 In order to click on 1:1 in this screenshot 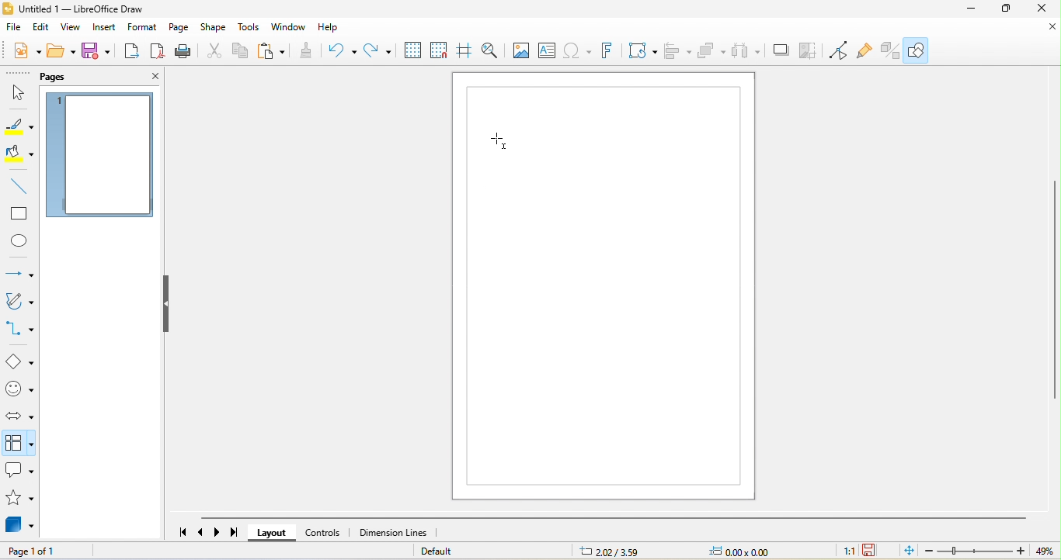, I will do `click(848, 552)`.